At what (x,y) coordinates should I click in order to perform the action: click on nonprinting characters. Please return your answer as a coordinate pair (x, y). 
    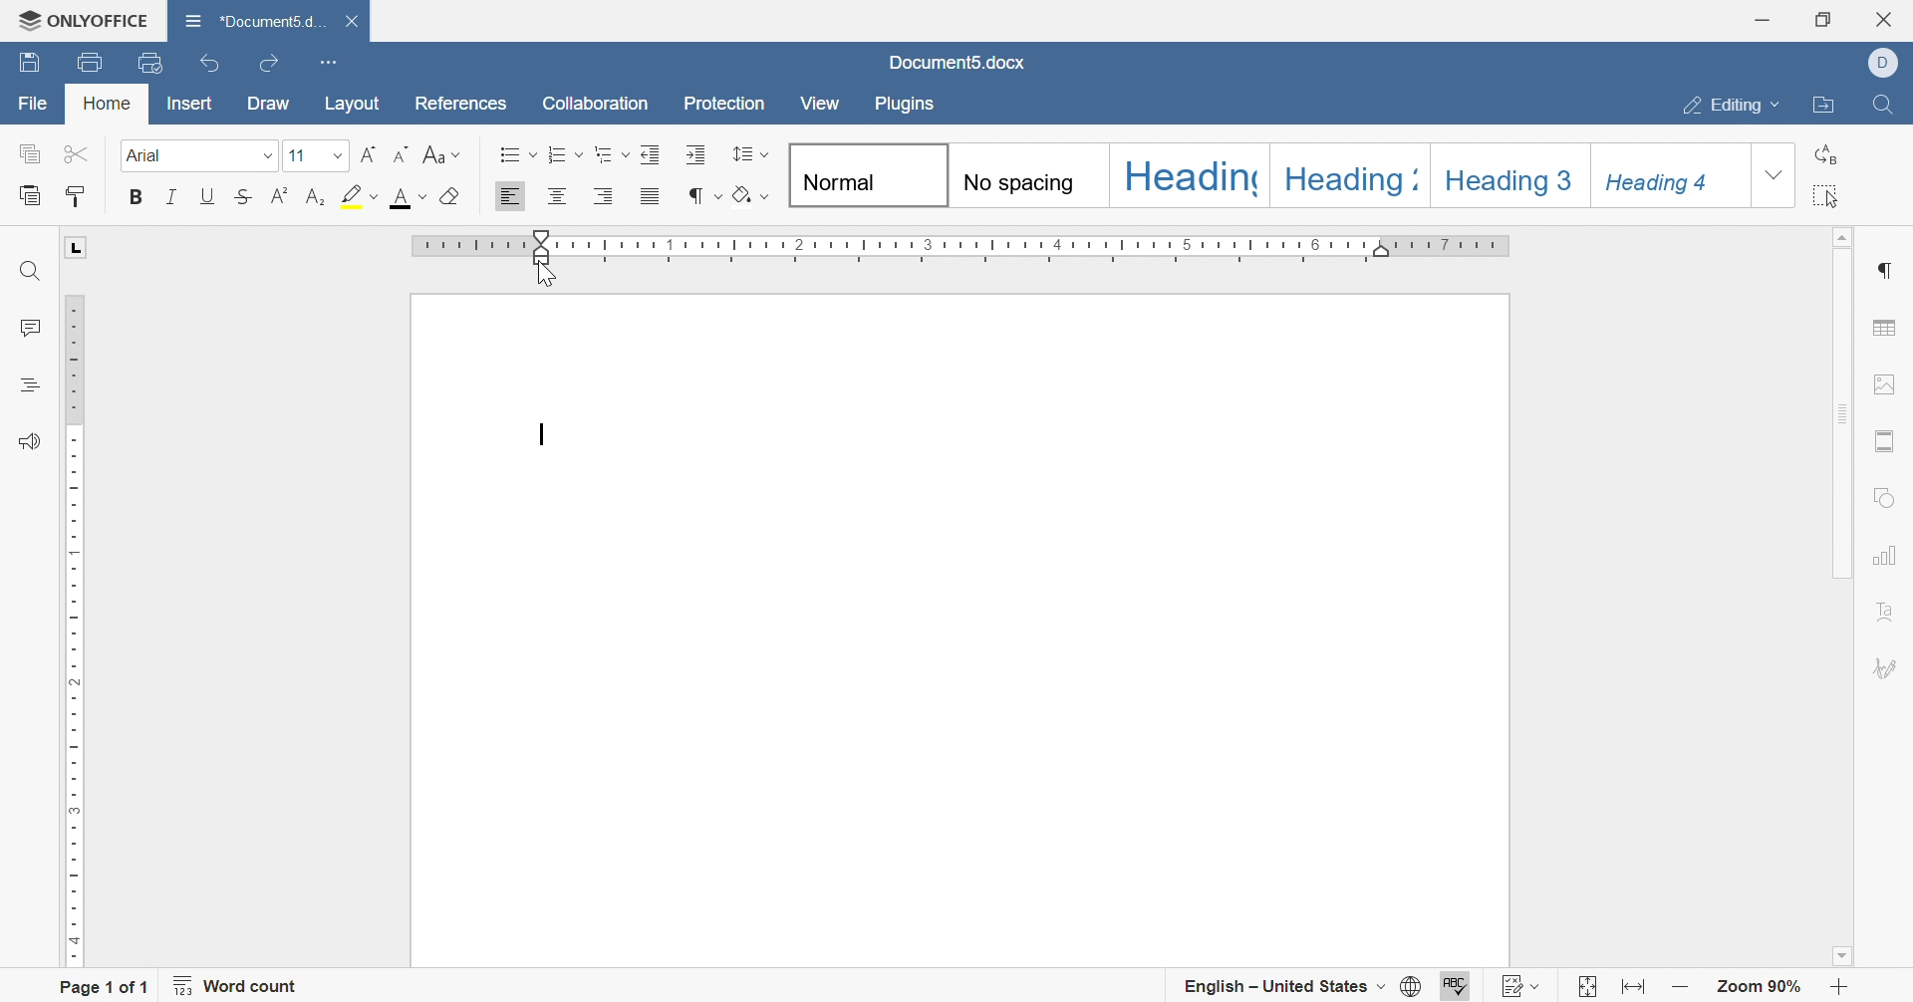
    Looking at the image, I should click on (700, 195).